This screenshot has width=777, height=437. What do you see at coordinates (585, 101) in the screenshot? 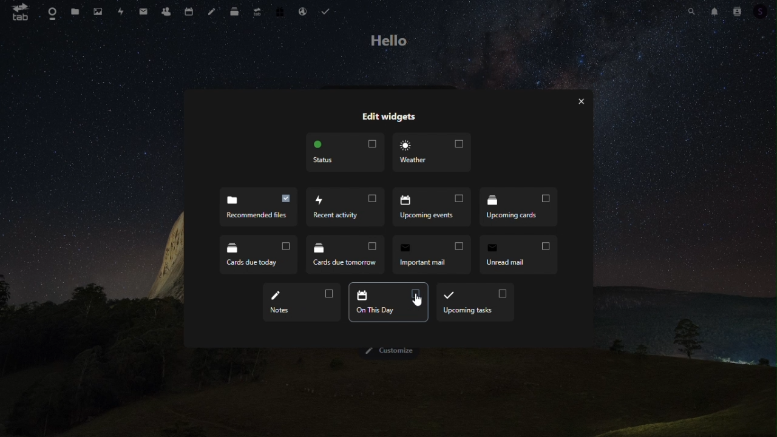
I see `close` at bounding box center [585, 101].